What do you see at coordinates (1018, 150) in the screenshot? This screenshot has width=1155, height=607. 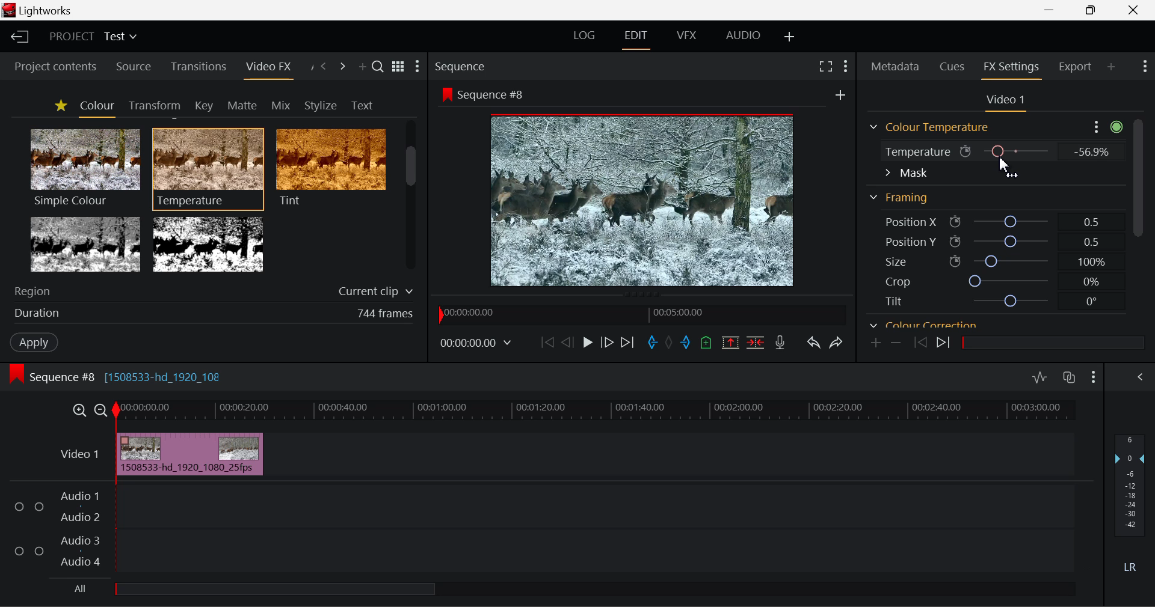 I see `Temperature` at bounding box center [1018, 150].